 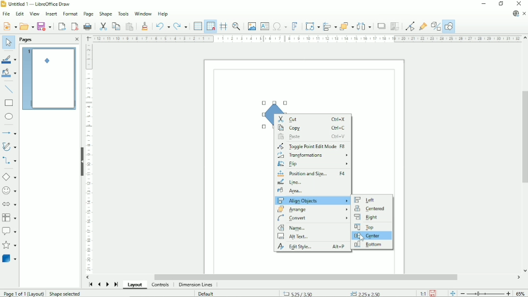 What do you see at coordinates (10, 26) in the screenshot?
I see `New` at bounding box center [10, 26].